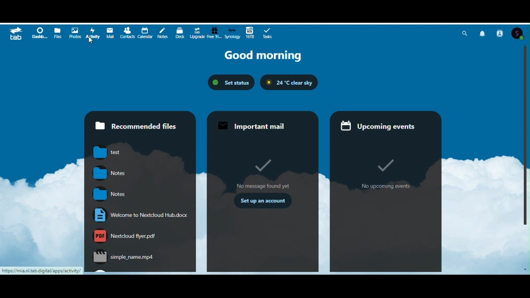 The image size is (530, 298). Describe the element at coordinates (250, 33) in the screenshot. I see `16 terabytes` at that location.